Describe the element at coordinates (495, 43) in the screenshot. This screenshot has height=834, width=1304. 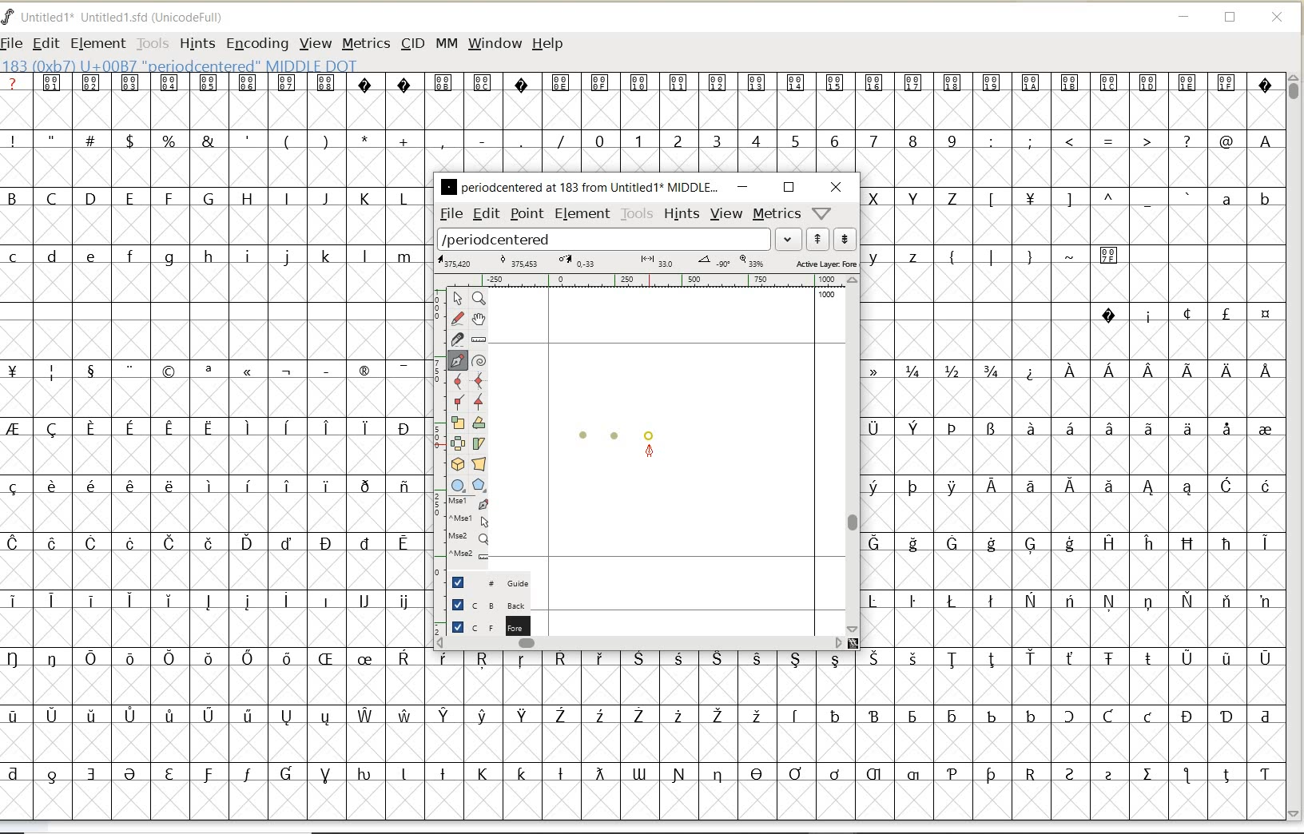
I see `WINDOW` at that location.